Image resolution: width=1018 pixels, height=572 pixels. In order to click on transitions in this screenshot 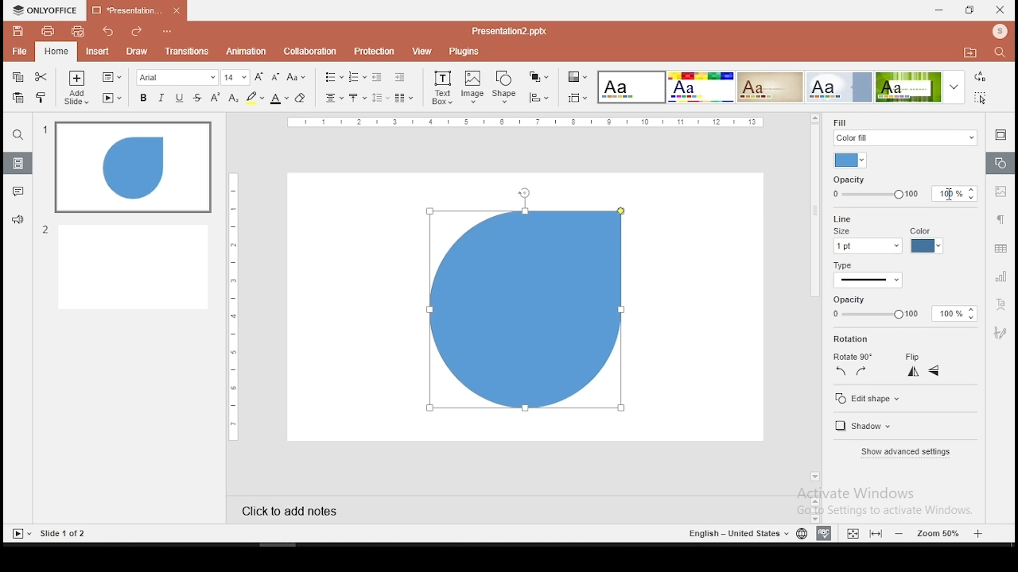, I will do `click(186, 51)`.